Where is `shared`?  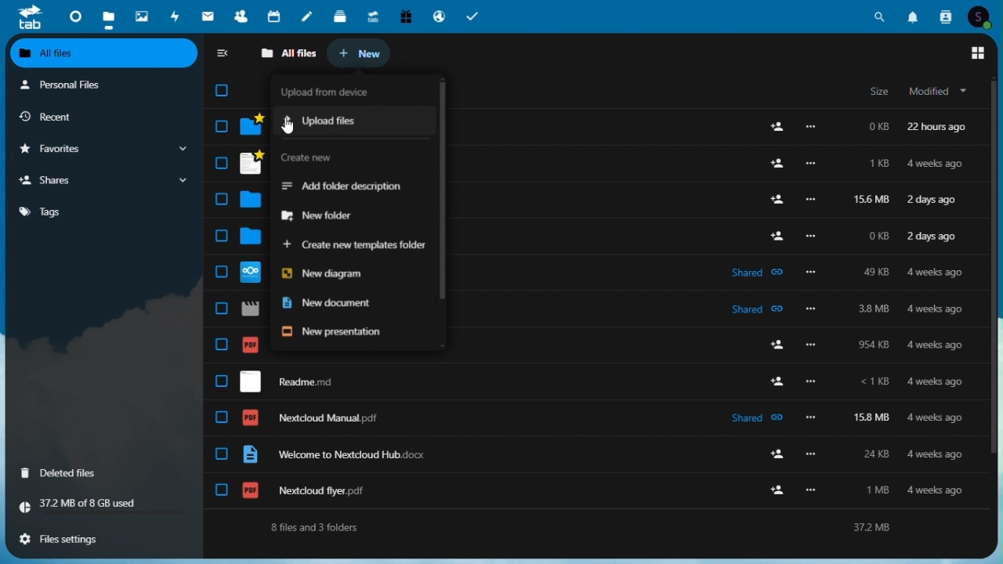 shared is located at coordinates (759, 308).